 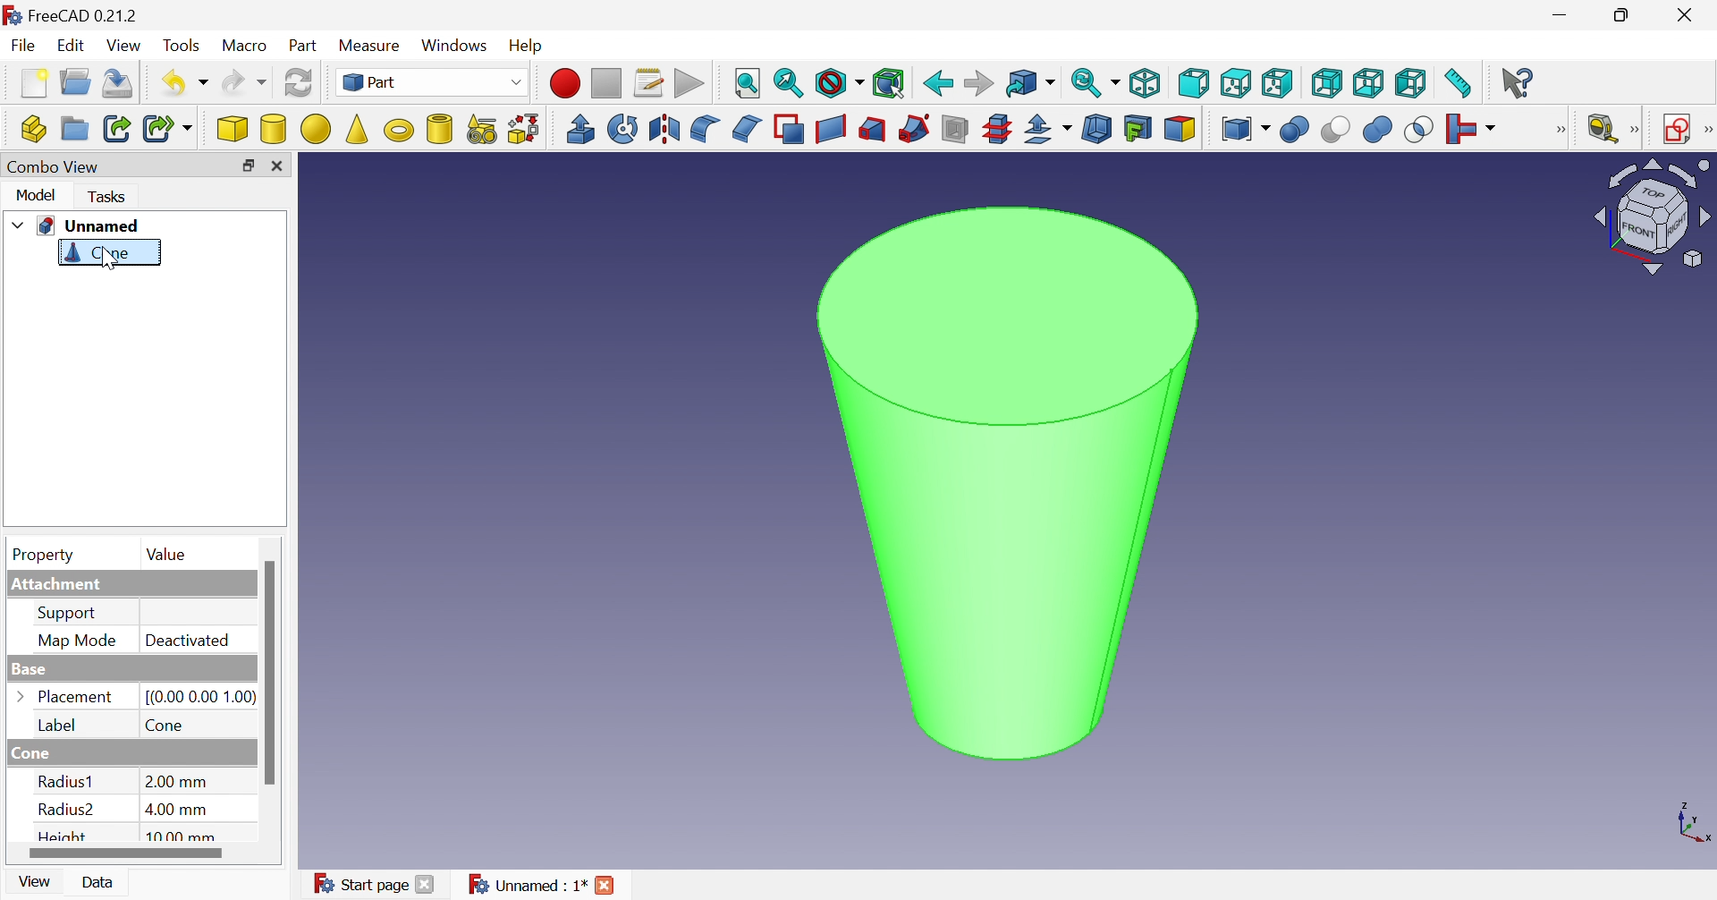 What do you see at coordinates (20, 697) in the screenshot?
I see `Arrow` at bounding box center [20, 697].